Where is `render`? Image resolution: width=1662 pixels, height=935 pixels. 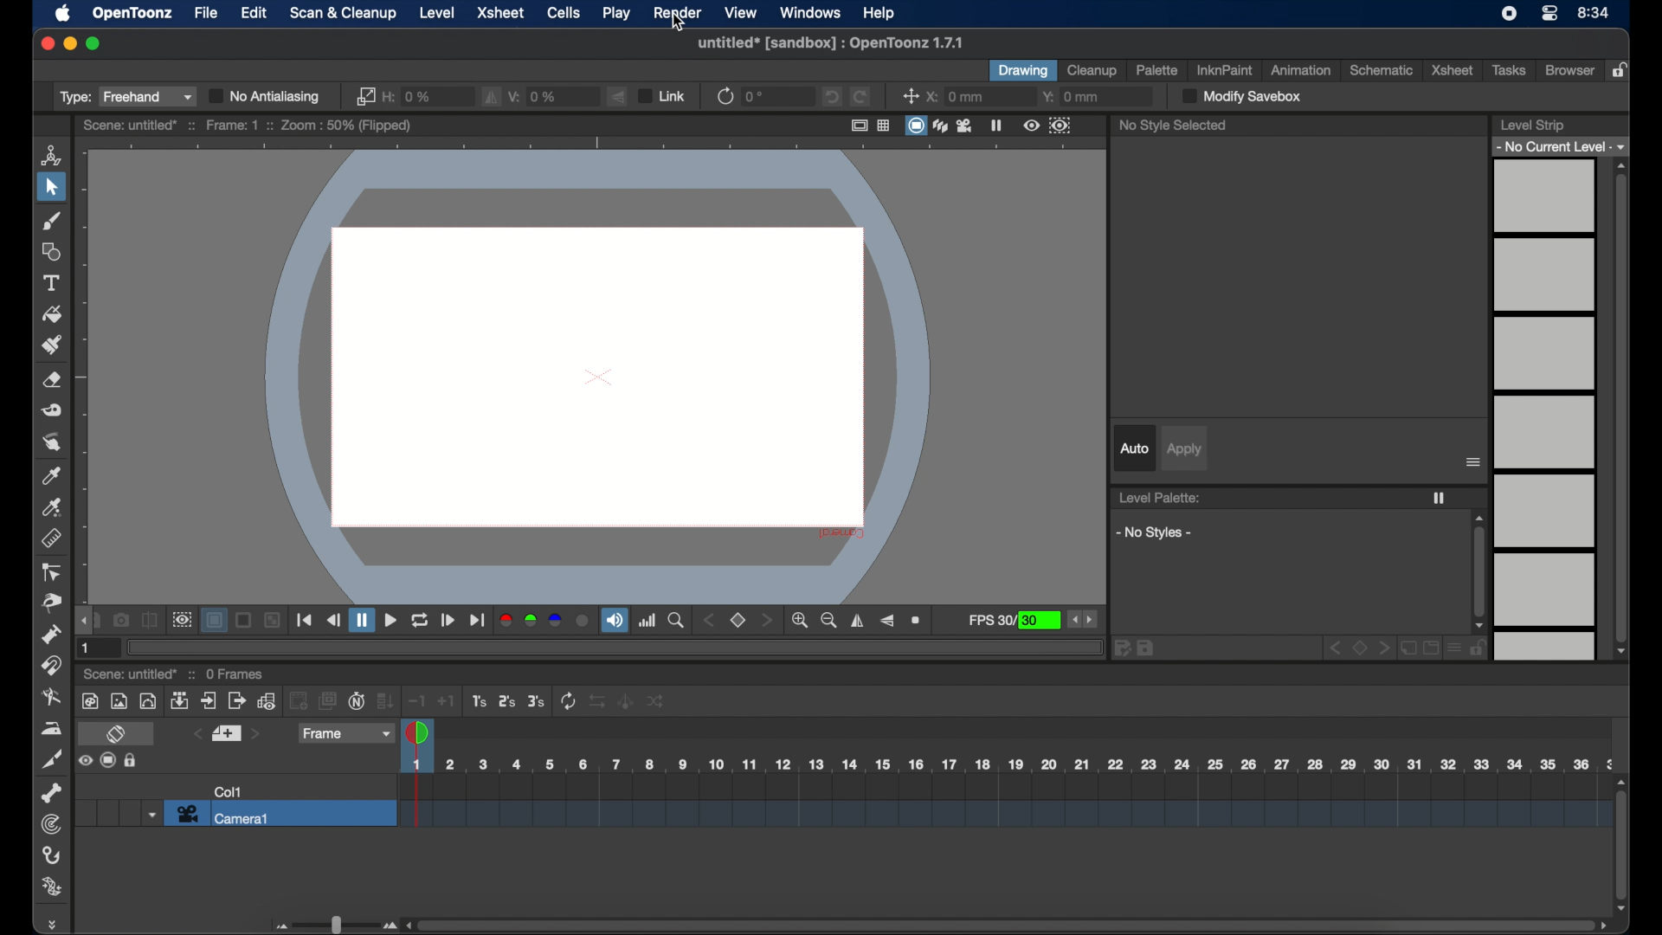 render is located at coordinates (676, 13).